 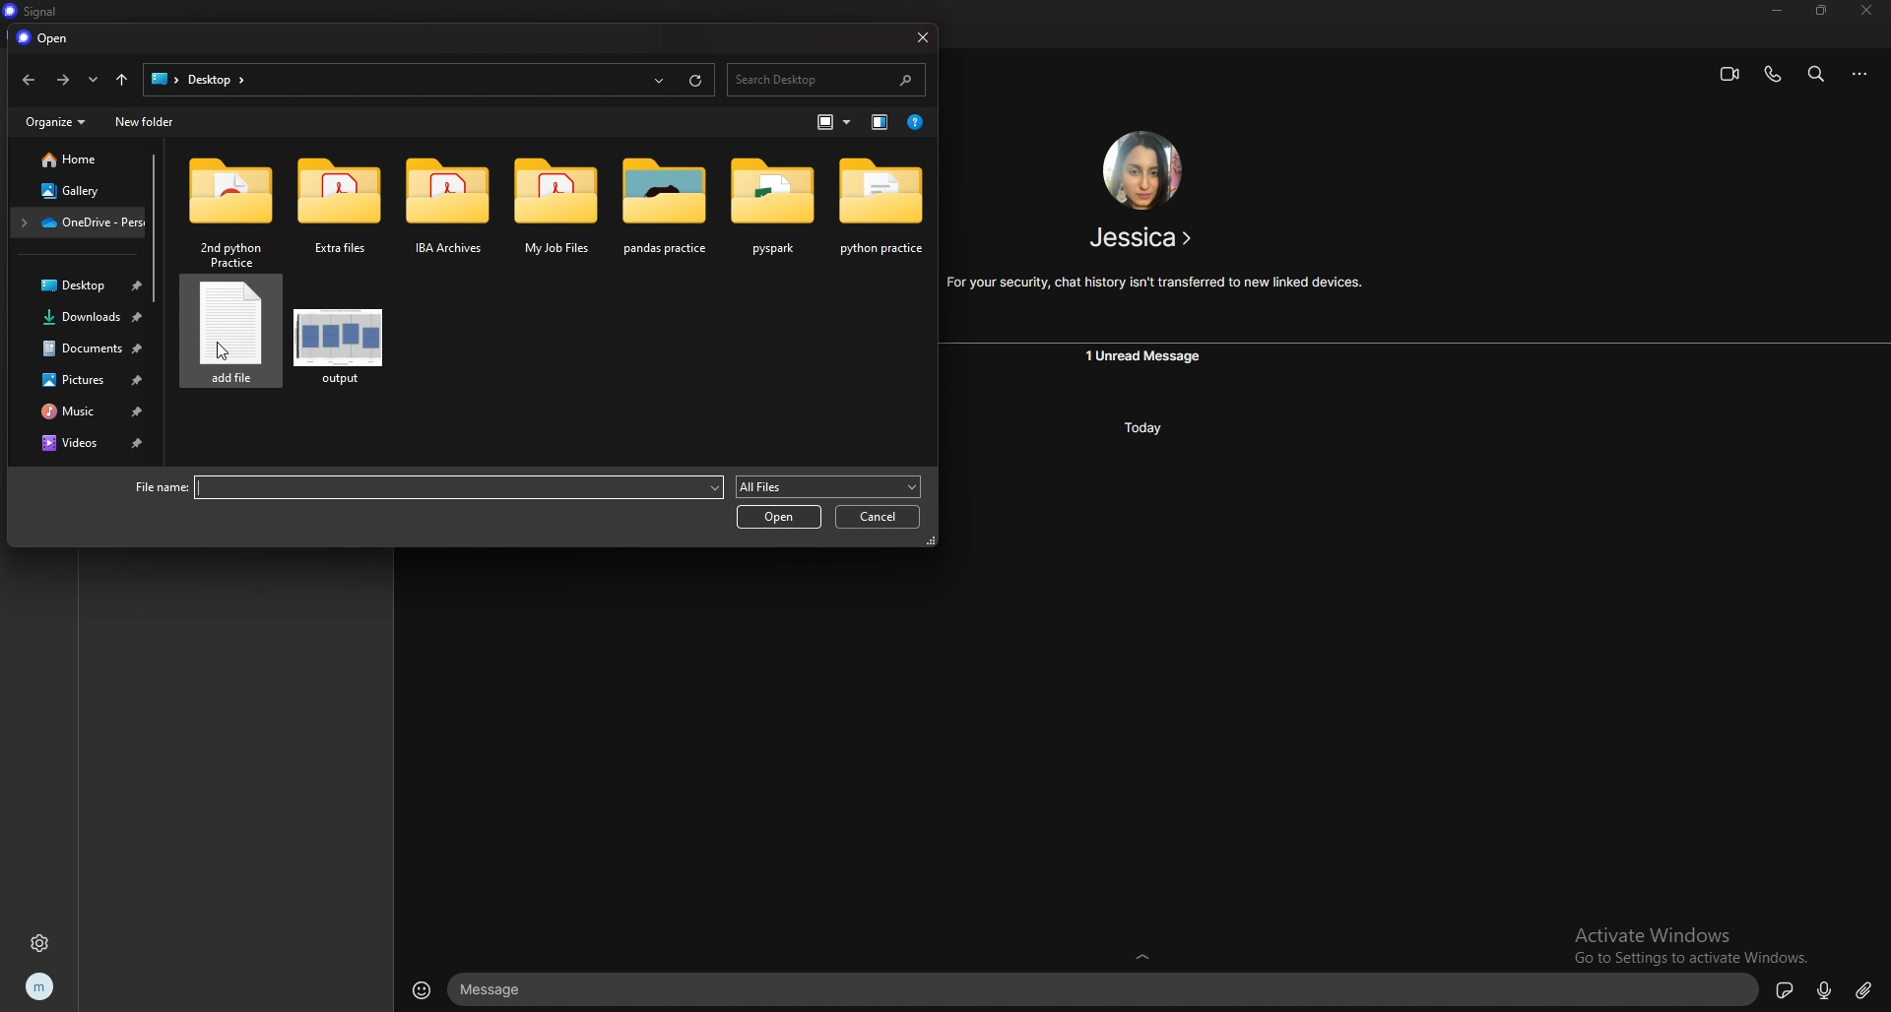 What do you see at coordinates (659, 81) in the screenshot?
I see `recent` at bounding box center [659, 81].